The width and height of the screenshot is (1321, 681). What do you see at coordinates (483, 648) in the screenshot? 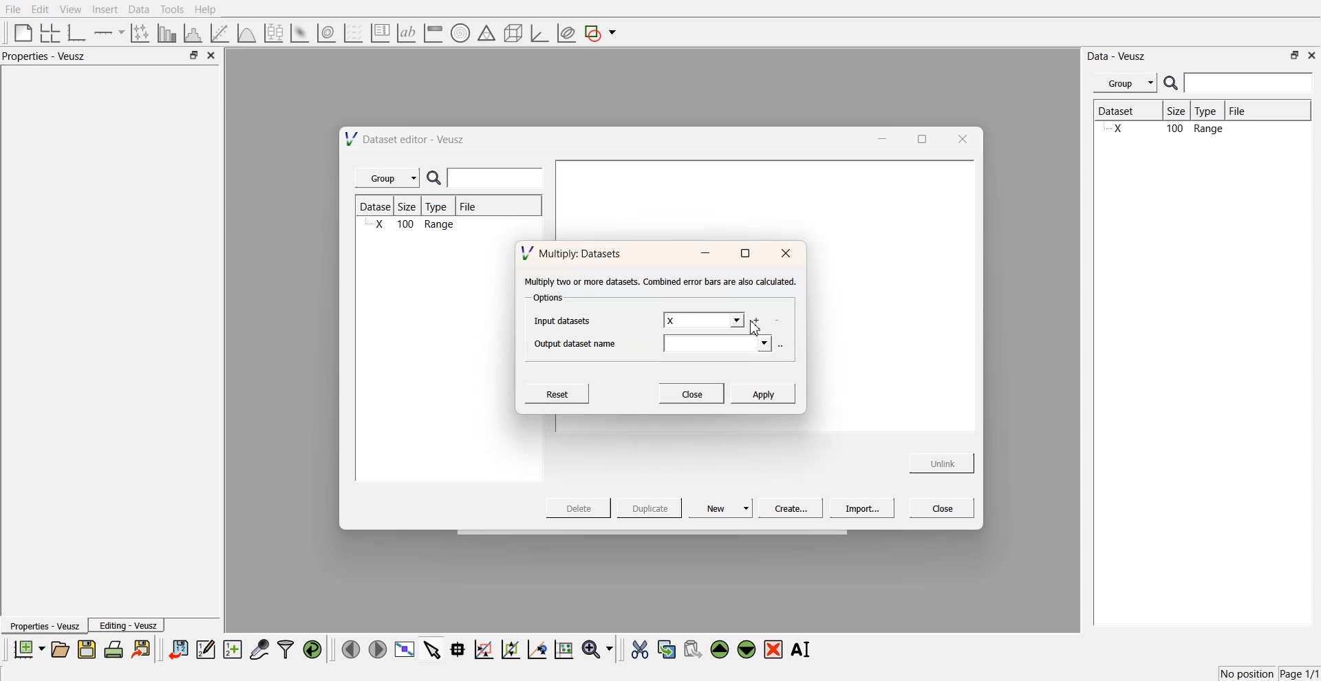
I see `draw a rectangle on zoom graph axes` at bounding box center [483, 648].